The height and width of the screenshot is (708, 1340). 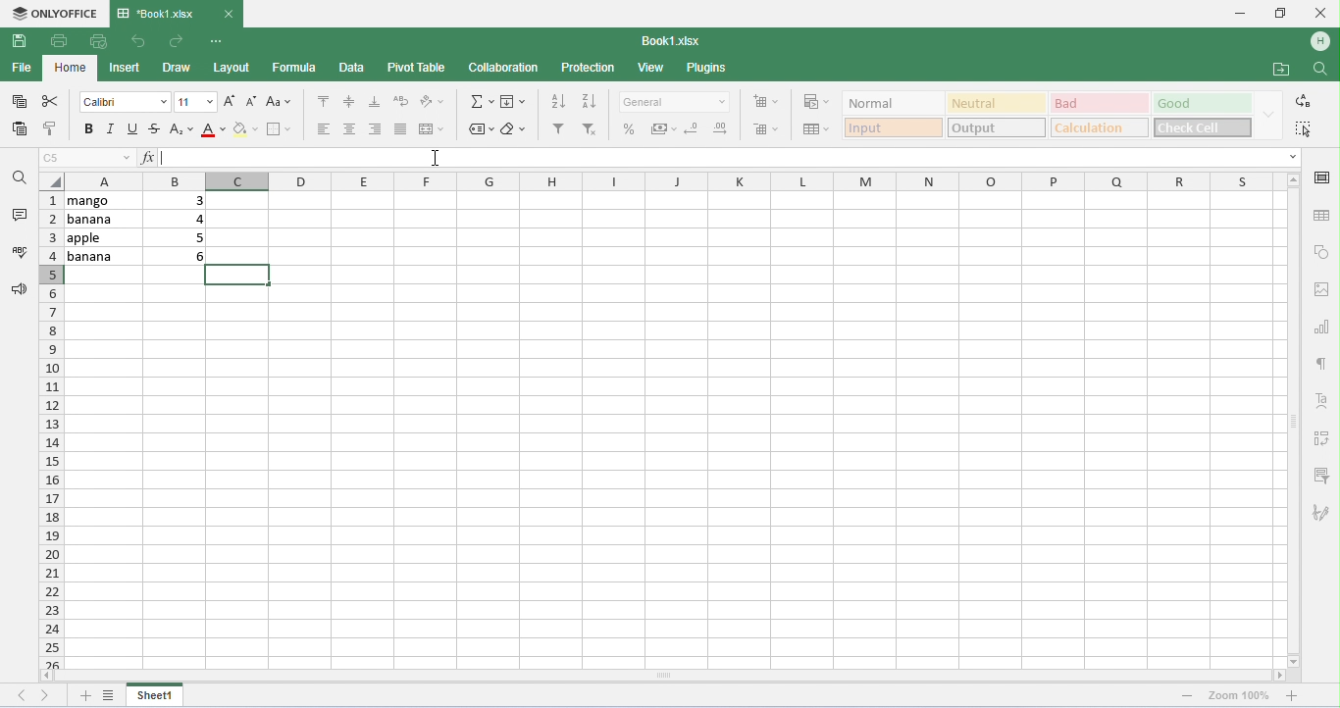 What do you see at coordinates (673, 41) in the screenshot?
I see `file name` at bounding box center [673, 41].